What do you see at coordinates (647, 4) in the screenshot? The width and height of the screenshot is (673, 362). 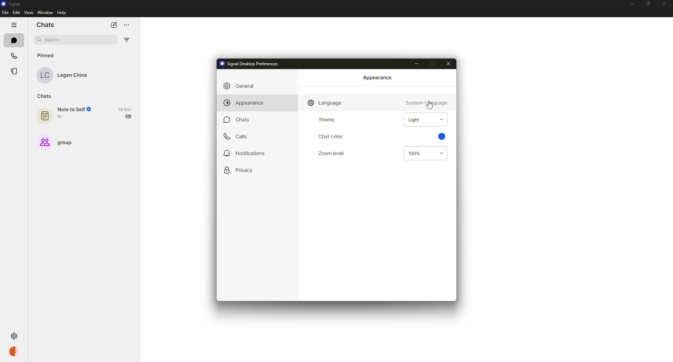 I see `maximize` at bounding box center [647, 4].